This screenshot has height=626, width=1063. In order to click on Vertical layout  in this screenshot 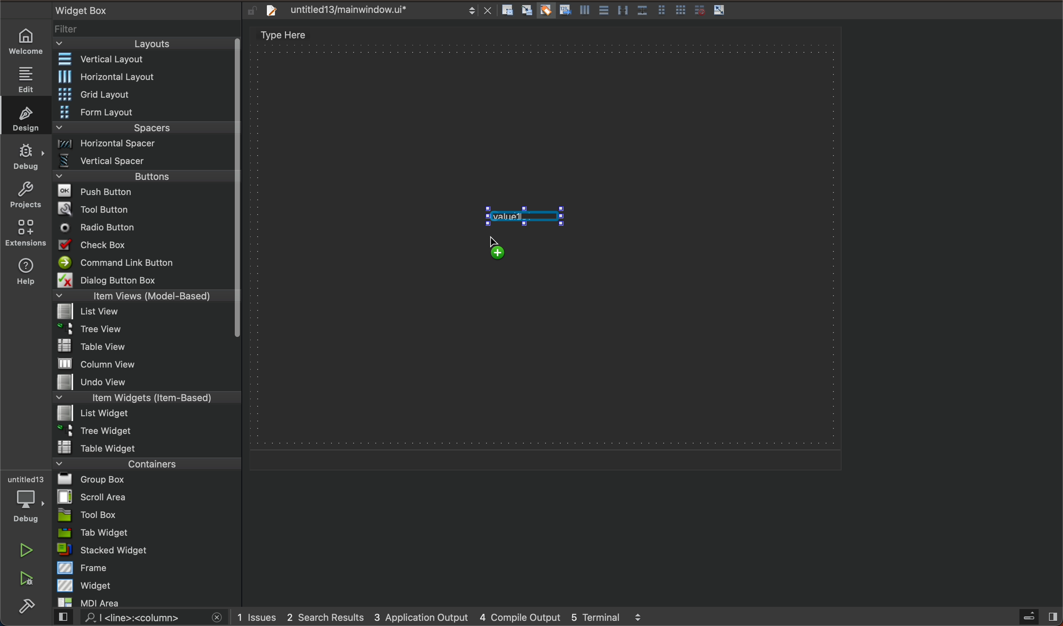, I will do `click(145, 60)`.